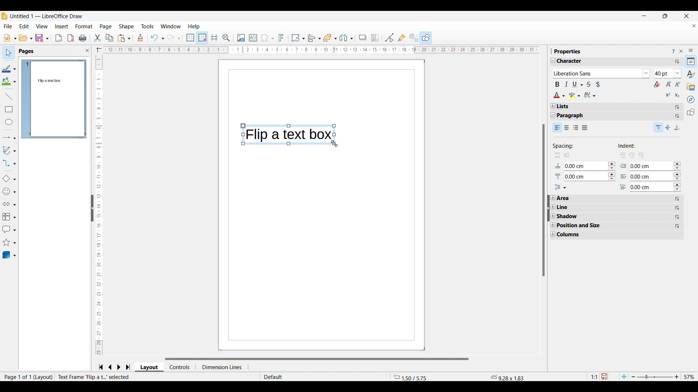 The width and height of the screenshot is (698, 392). Describe the element at coordinates (281, 38) in the screenshot. I see `Insert fontwork text` at that location.